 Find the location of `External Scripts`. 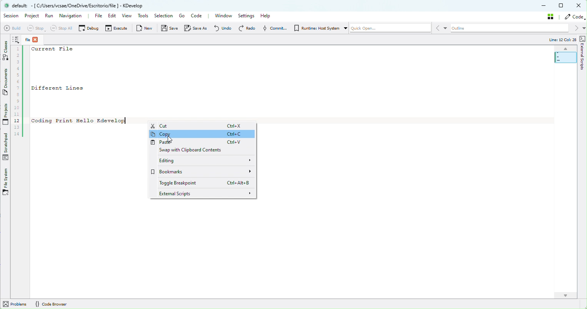

External Scripts is located at coordinates (582, 51).